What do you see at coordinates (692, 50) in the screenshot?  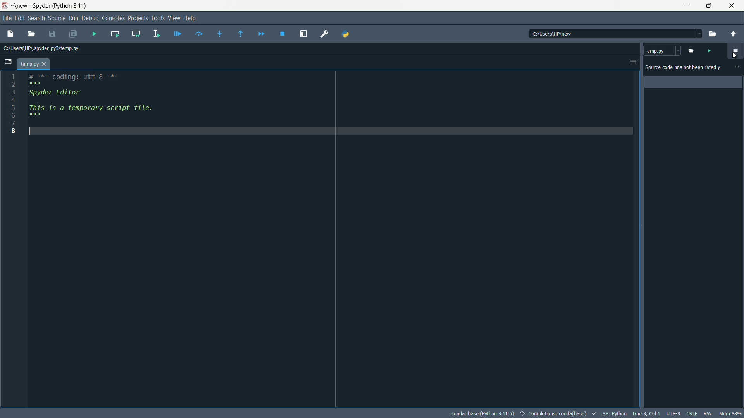 I see `open file` at bounding box center [692, 50].